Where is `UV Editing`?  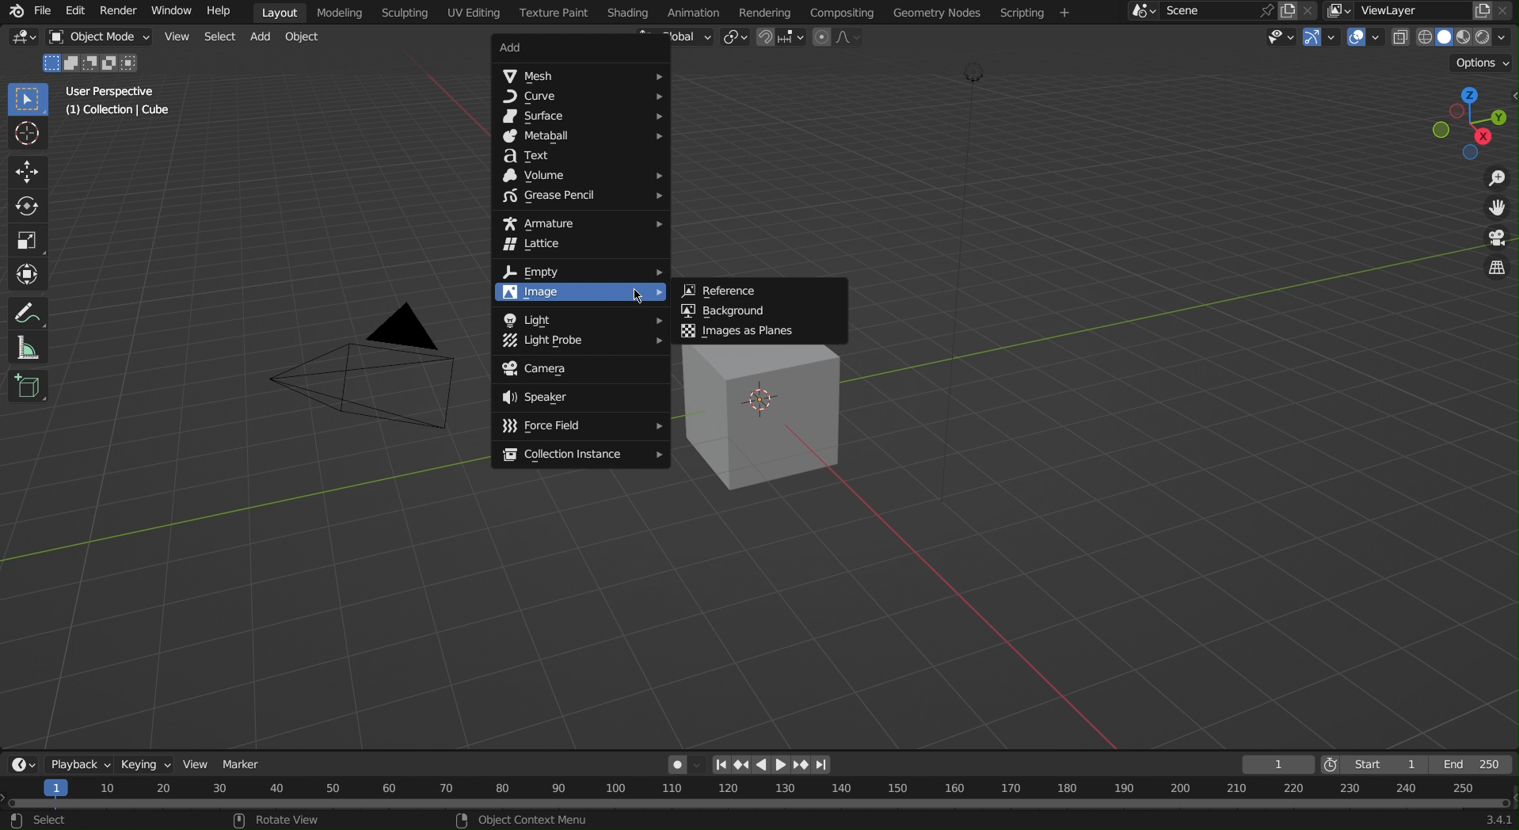
UV Editing is located at coordinates (471, 13).